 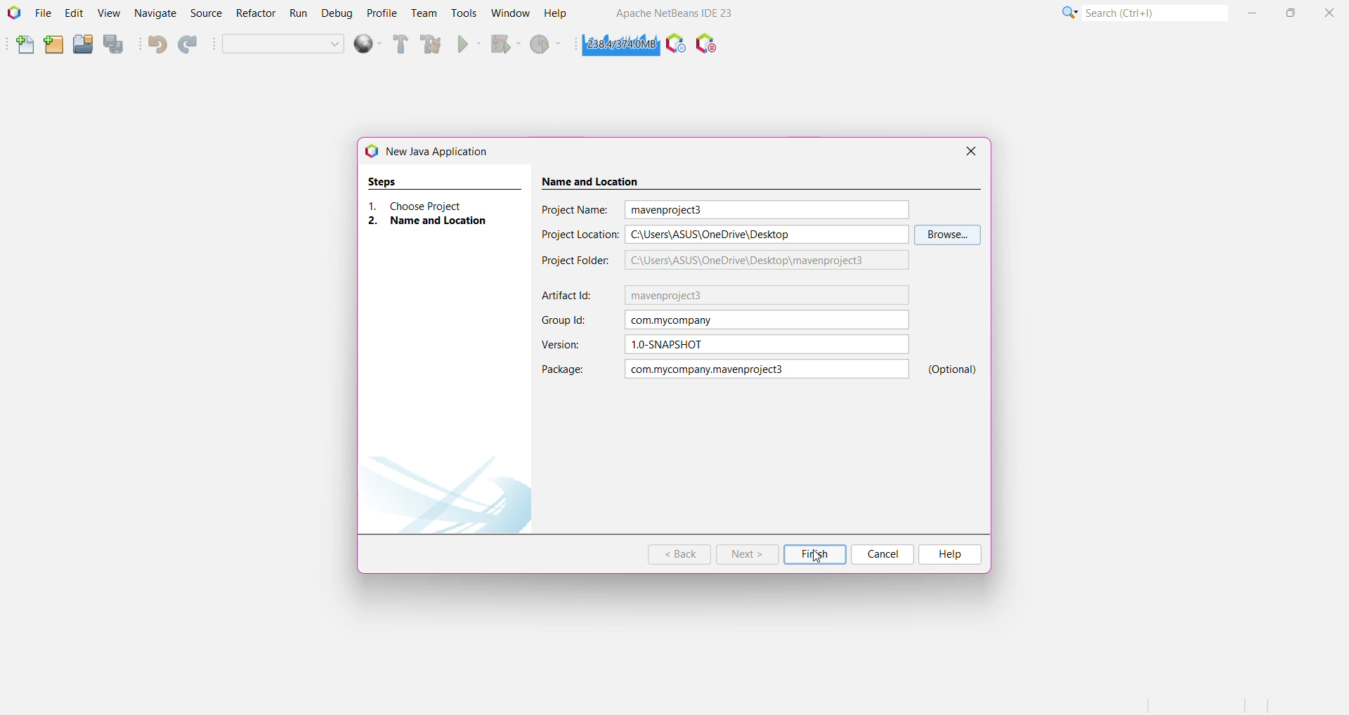 I want to click on Click to force garbage collection, so click(x=618, y=45).